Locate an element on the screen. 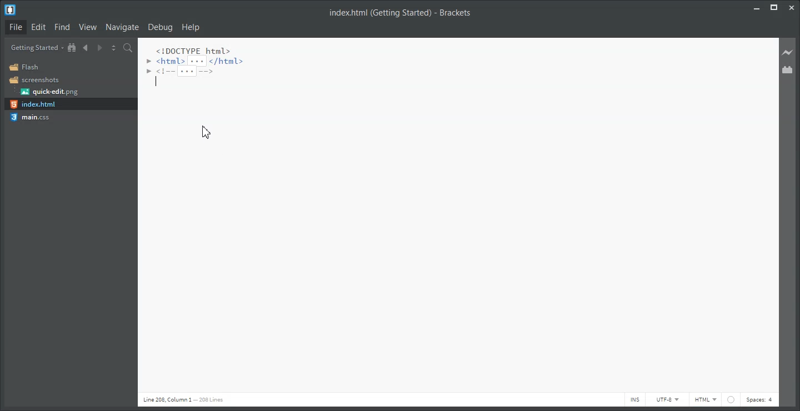 The height and width of the screenshot is (411, 800). Extension Manager is located at coordinates (787, 70).